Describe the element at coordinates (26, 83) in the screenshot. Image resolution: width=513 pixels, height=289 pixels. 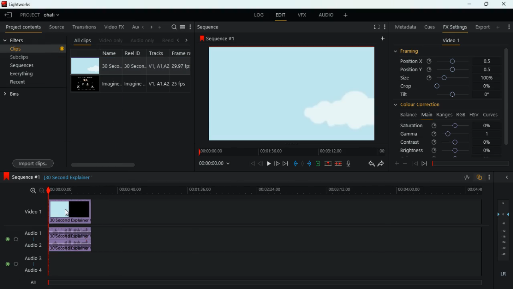
I see `recent` at that location.